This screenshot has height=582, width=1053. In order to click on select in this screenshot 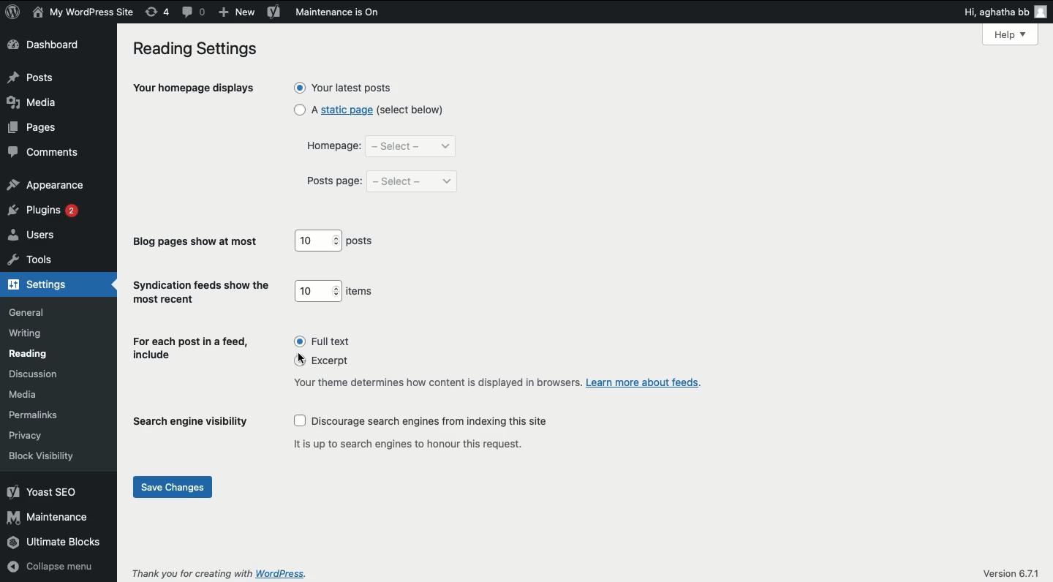, I will do `click(412, 146)`.